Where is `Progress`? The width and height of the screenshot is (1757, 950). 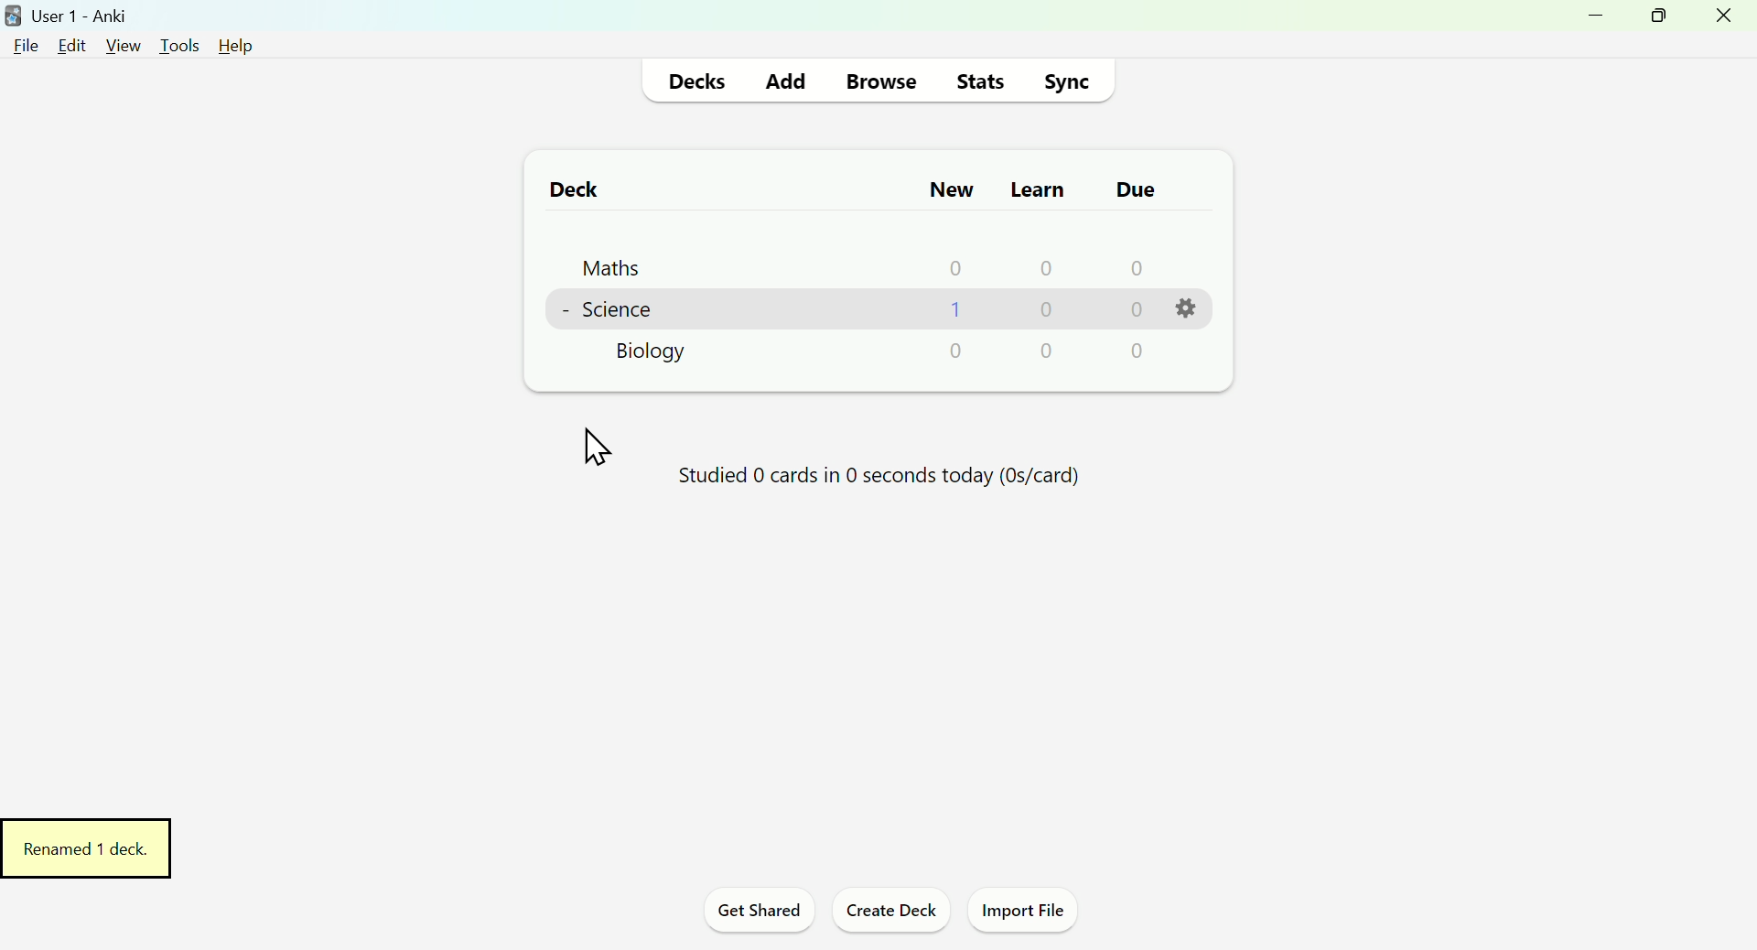
Progress is located at coordinates (868, 481).